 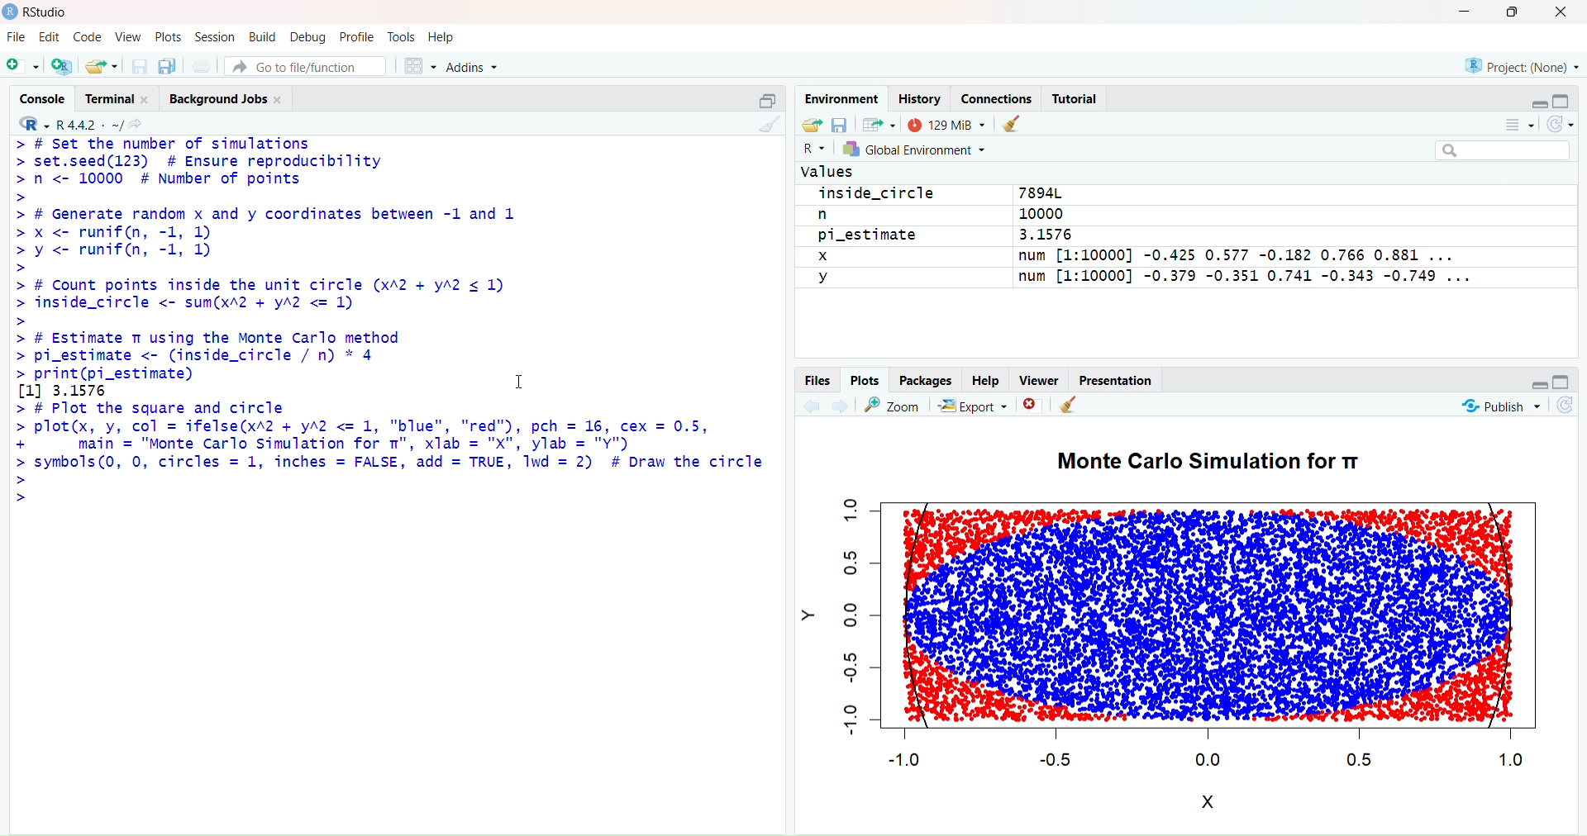 What do you see at coordinates (926, 378) in the screenshot?
I see `Packages` at bounding box center [926, 378].